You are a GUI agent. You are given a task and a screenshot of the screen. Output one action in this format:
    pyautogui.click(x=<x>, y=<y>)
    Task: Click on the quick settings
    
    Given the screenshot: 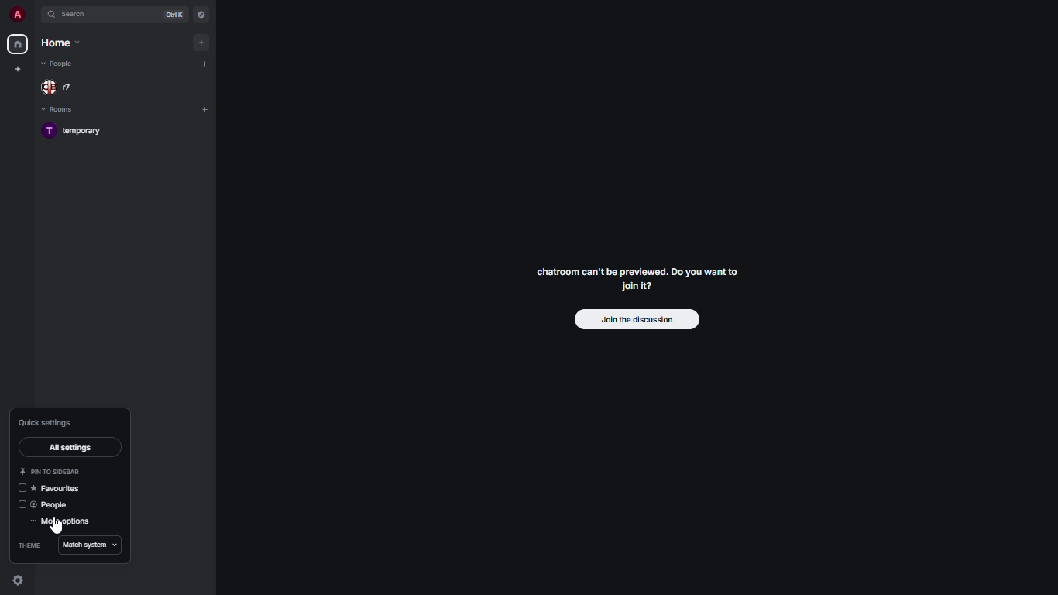 What is the action you would take?
    pyautogui.click(x=46, y=423)
    